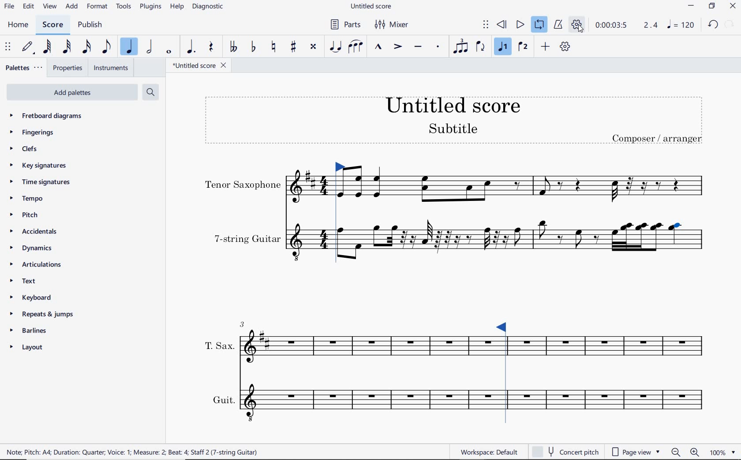 Image resolution: width=741 pixels, height=460 pixels. What do you see at coordinates (681, 25) in the screenshot?
I see `NOTE` at bounding box center [681, 25].